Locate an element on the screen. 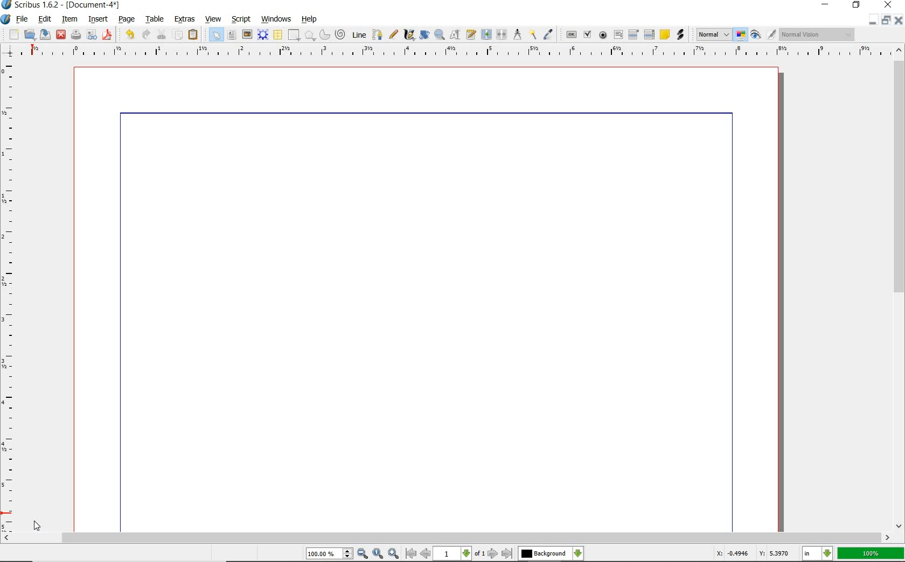 The image size is (905, 562). Bezier curve is located at coordinates (376, 34).